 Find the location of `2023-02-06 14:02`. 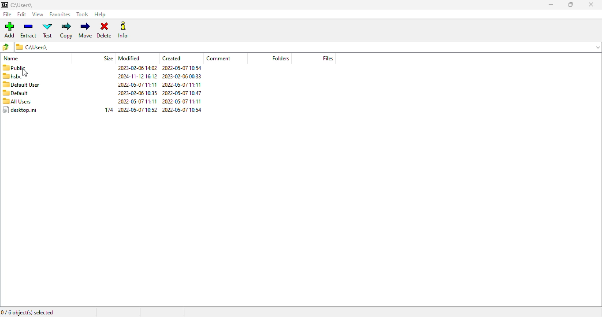

2023-02-06 14:02 is located at coordinates (135, 68).